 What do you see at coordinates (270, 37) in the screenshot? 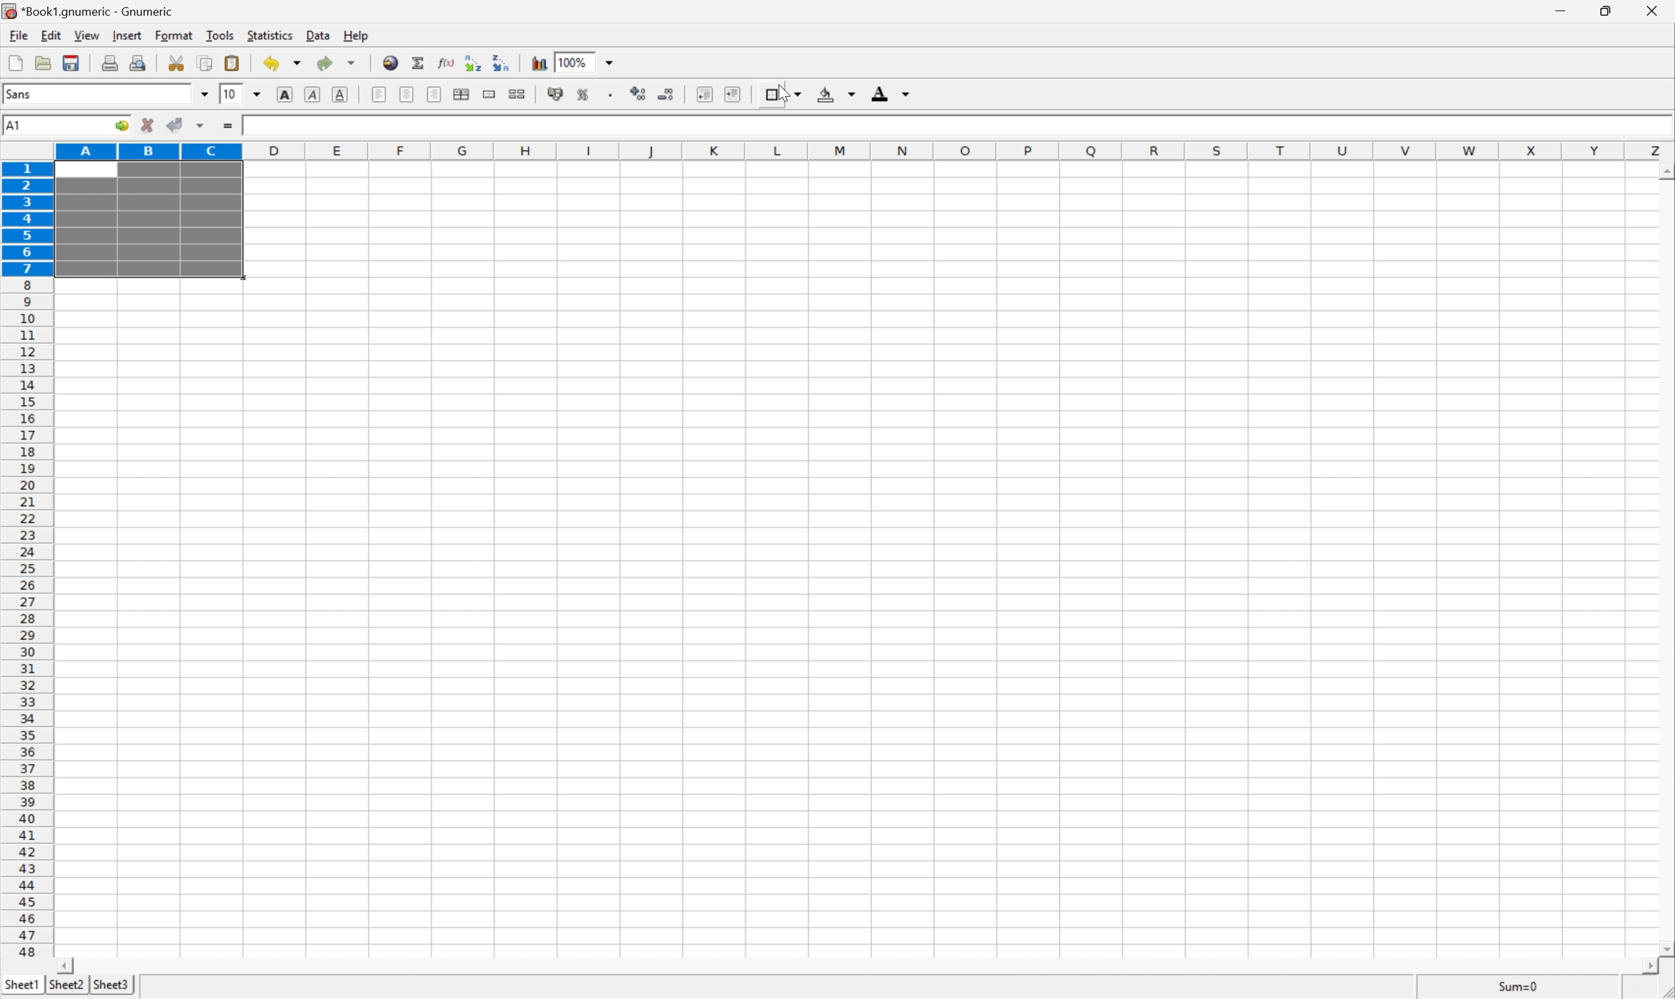
I see `statistics` at bounding box center [270, 37].